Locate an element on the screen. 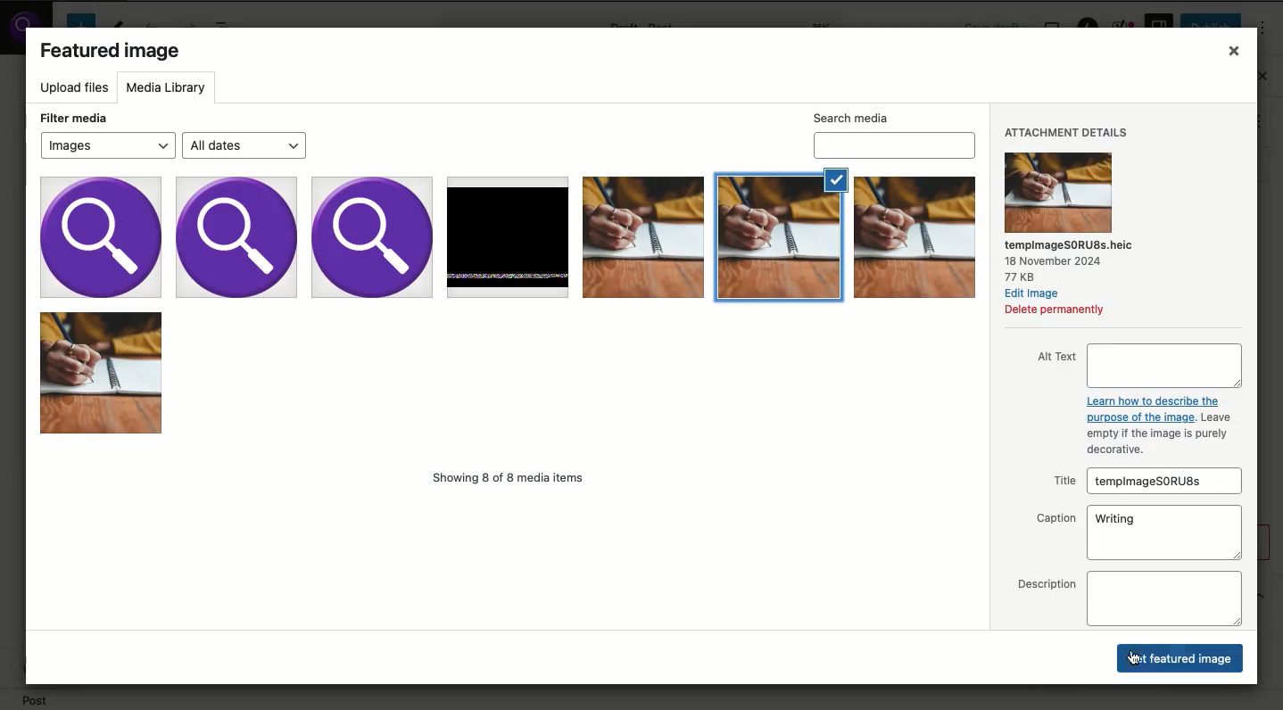 The width and height of the screenshot is (1283, 710). link is located at coordinates (1141, 418).